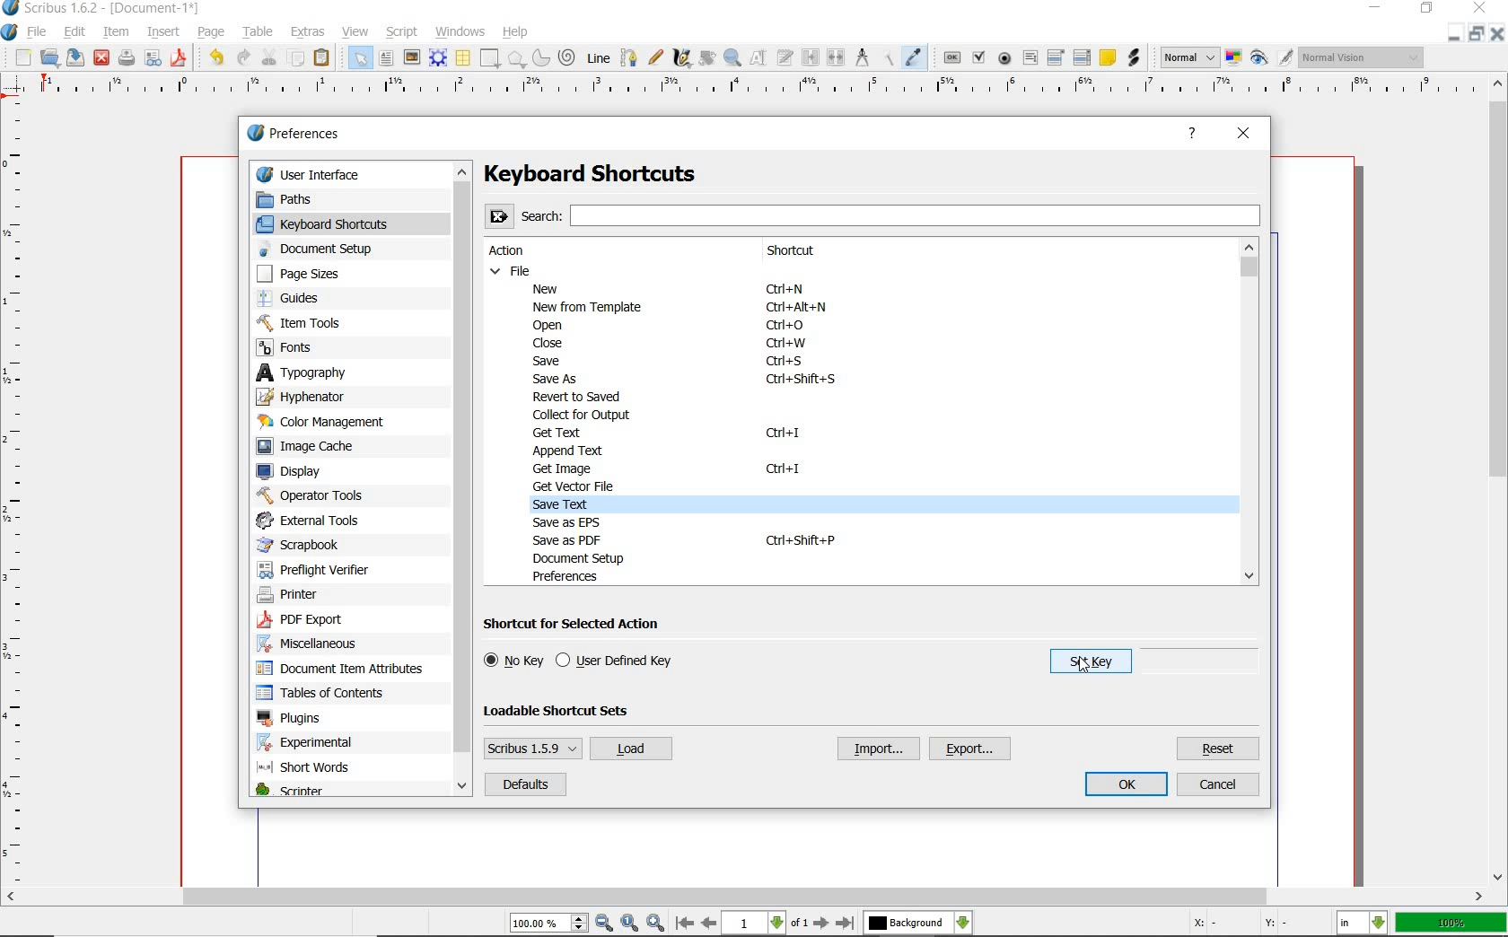 The image size is (1508, 937). Describe the element at coordinates (764, 924) in the screenshot. I see `move to next or previous page` at that location.